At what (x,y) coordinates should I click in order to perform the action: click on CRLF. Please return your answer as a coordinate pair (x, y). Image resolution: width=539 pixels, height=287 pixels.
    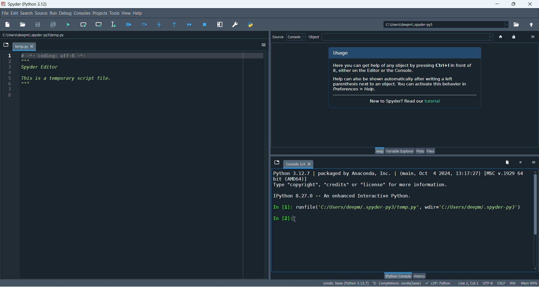
    Looking at the image, I should click on (501, 283).